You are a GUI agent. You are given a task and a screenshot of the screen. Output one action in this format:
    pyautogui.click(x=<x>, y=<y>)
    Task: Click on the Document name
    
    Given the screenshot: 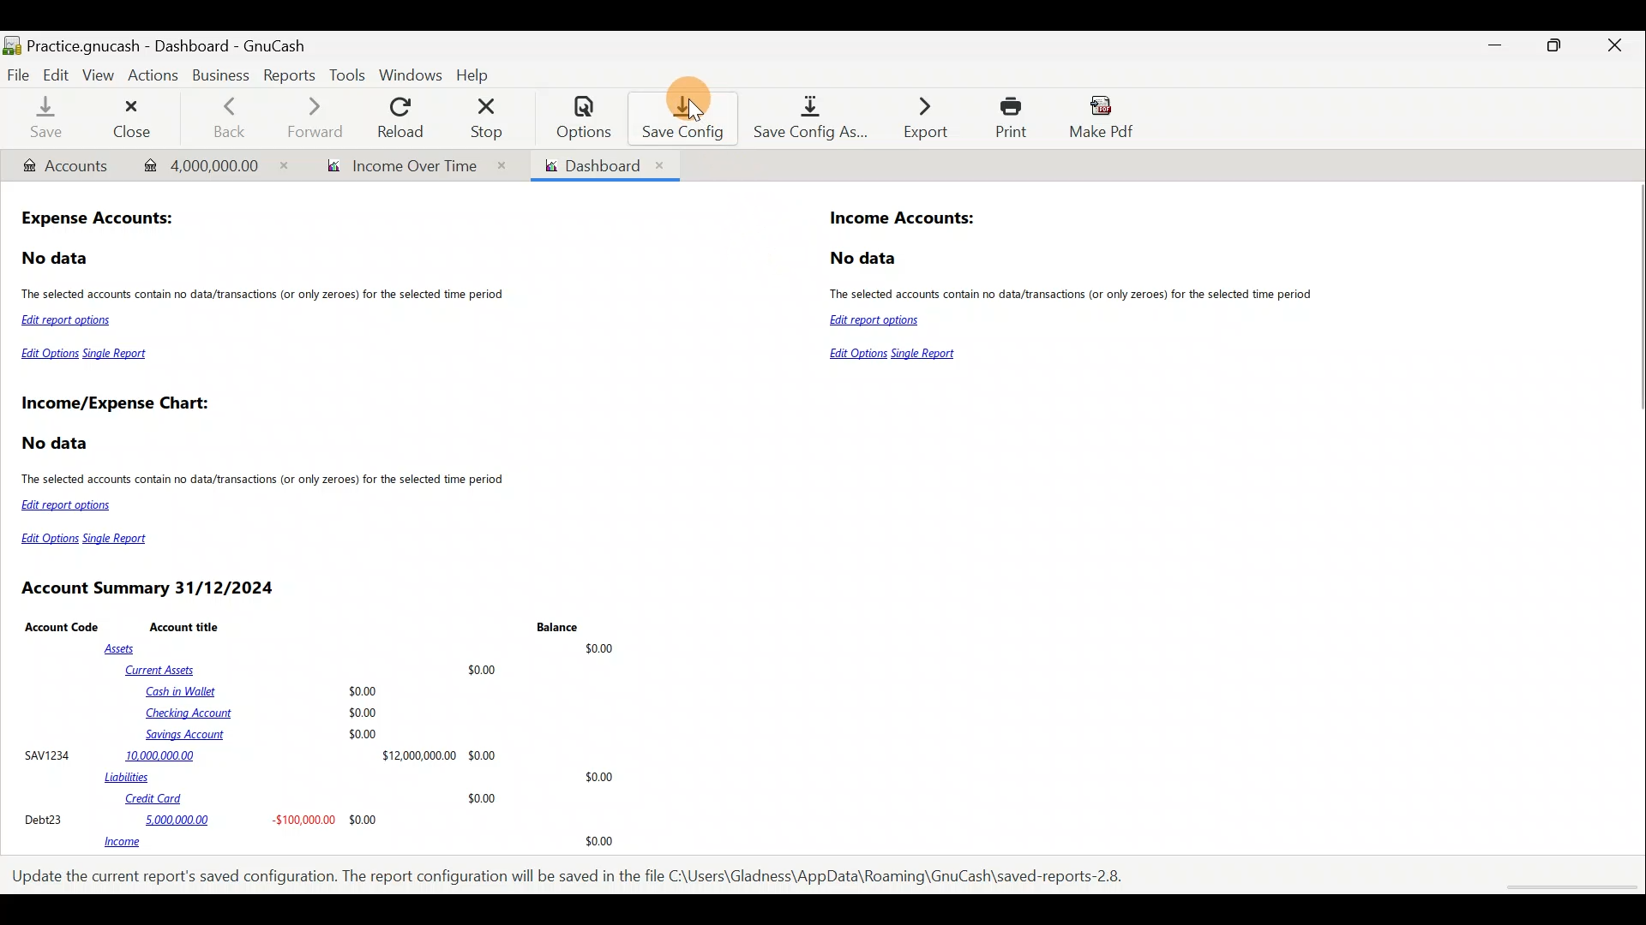 What is the action you would take?
    pyautogui.click(x=191, y=41)
    